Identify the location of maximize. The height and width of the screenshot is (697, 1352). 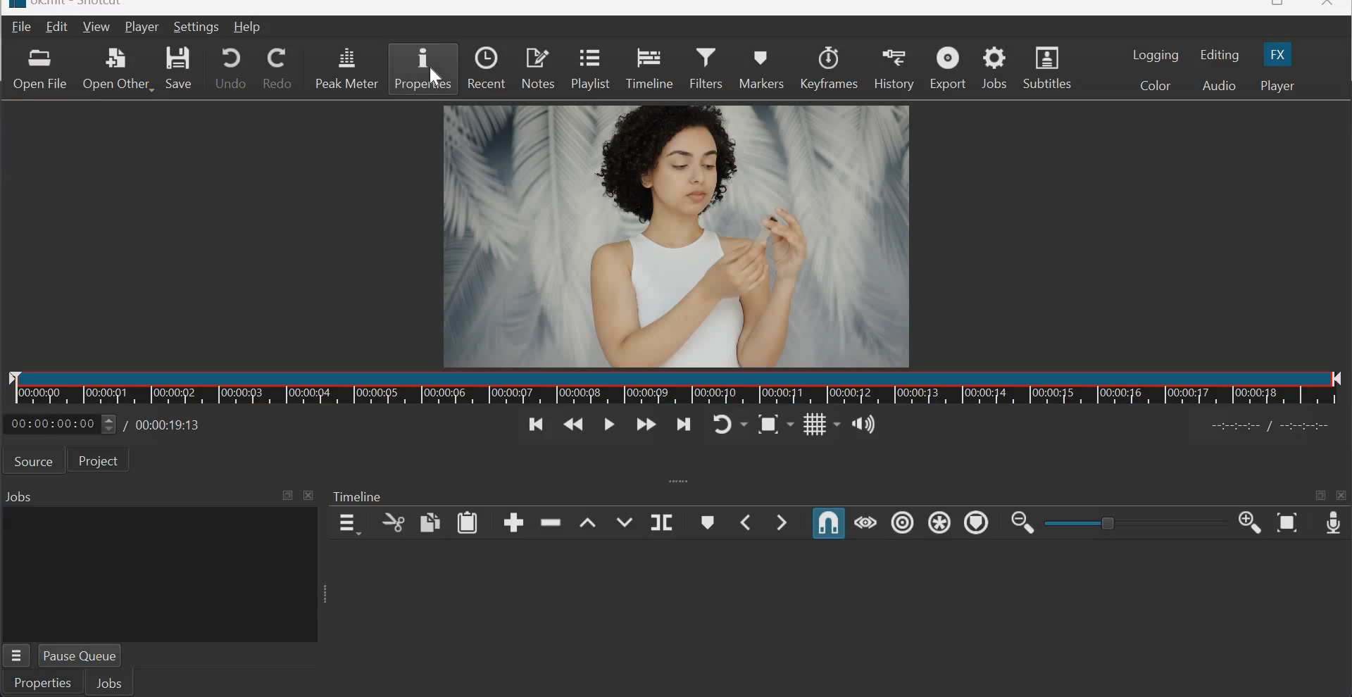
(1320, 497).